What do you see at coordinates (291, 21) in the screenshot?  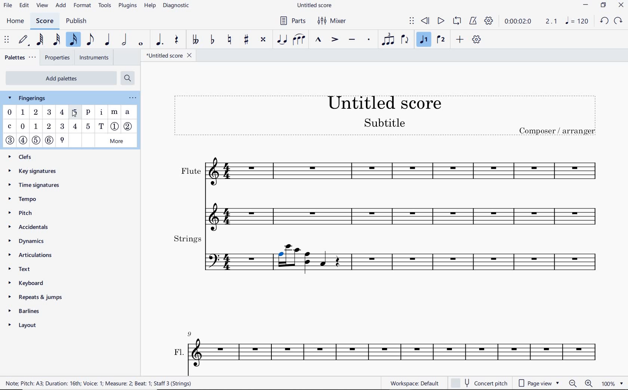 I see `parts` at bounding box center [291, 21].